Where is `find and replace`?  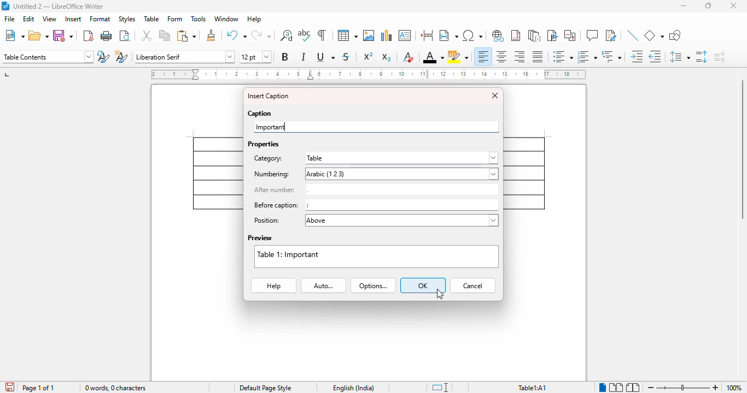 find and replace is located at coordinates (286, 35).